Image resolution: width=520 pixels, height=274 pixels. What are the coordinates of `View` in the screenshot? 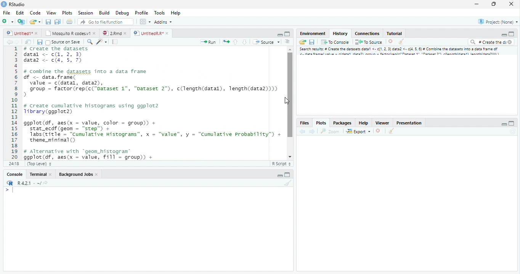 It's located at (51, 13).